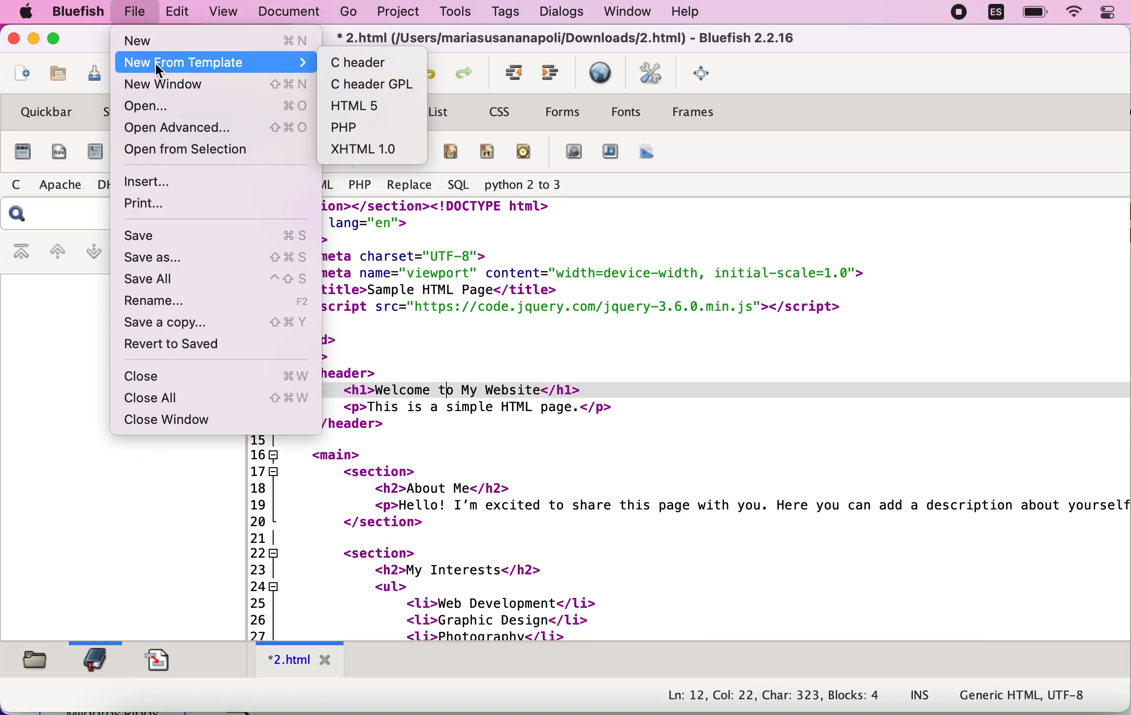  What do you see at coordinates (331, 182) in the screenshot?
I see `HTML` at bounding box center [331, 182].